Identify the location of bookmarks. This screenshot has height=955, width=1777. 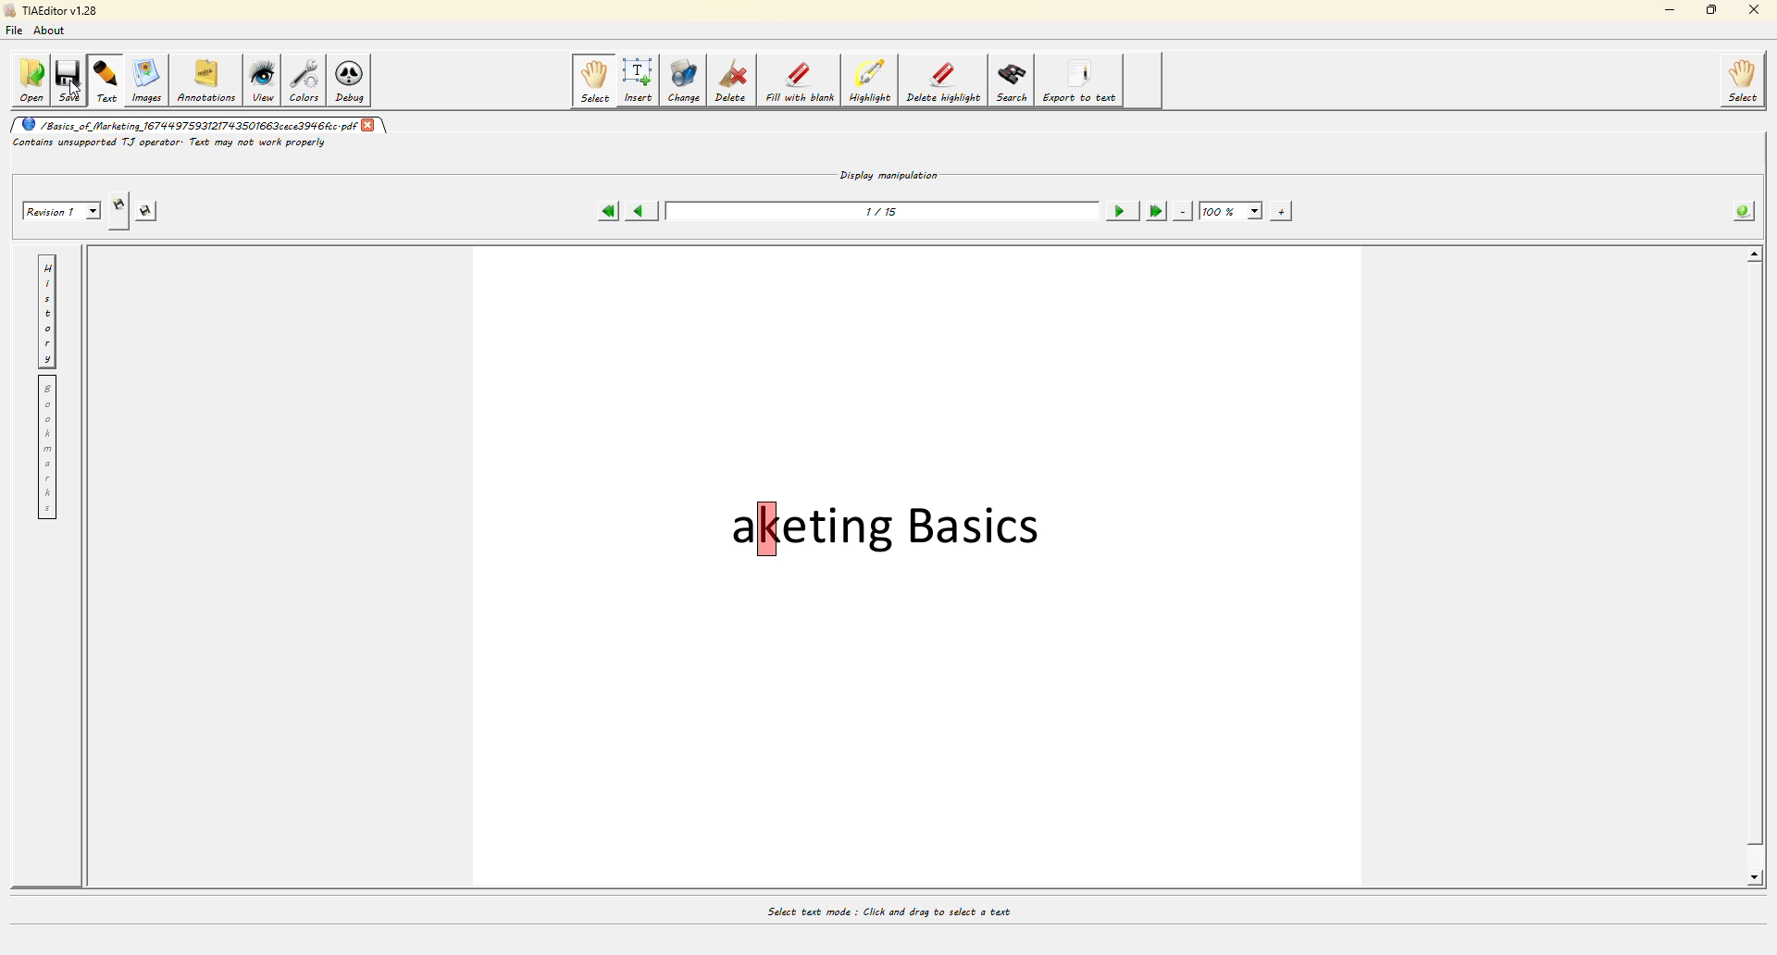
(46, 448).